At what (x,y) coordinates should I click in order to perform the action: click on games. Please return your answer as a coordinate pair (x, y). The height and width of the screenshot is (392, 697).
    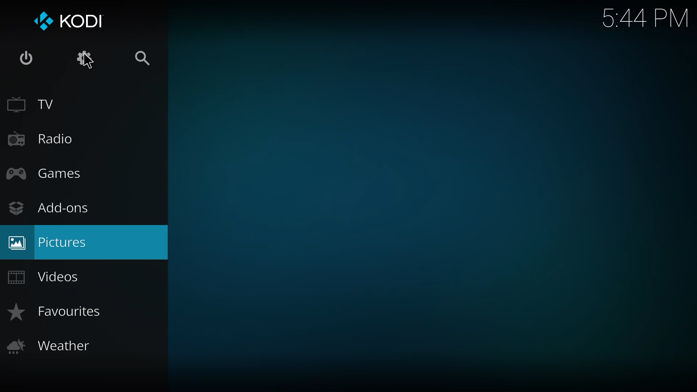
    Looking at the image, I should click on (48, 173).